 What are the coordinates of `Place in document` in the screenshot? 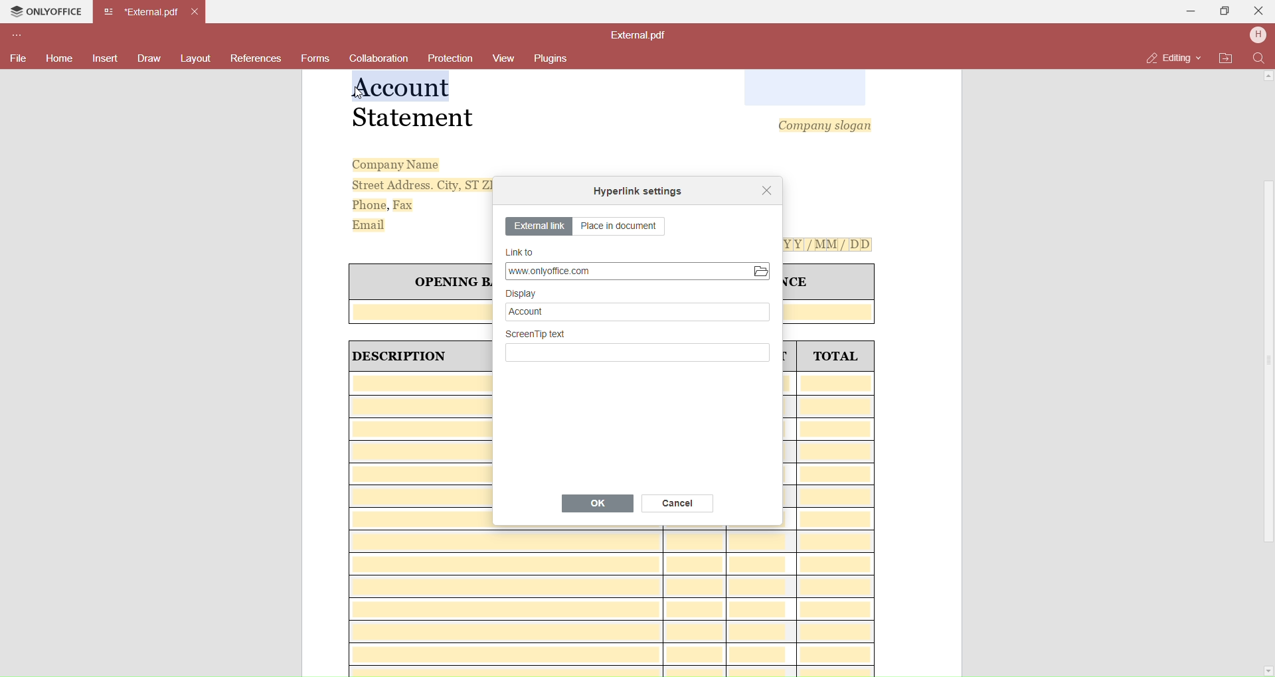 It's located at (620, 226).